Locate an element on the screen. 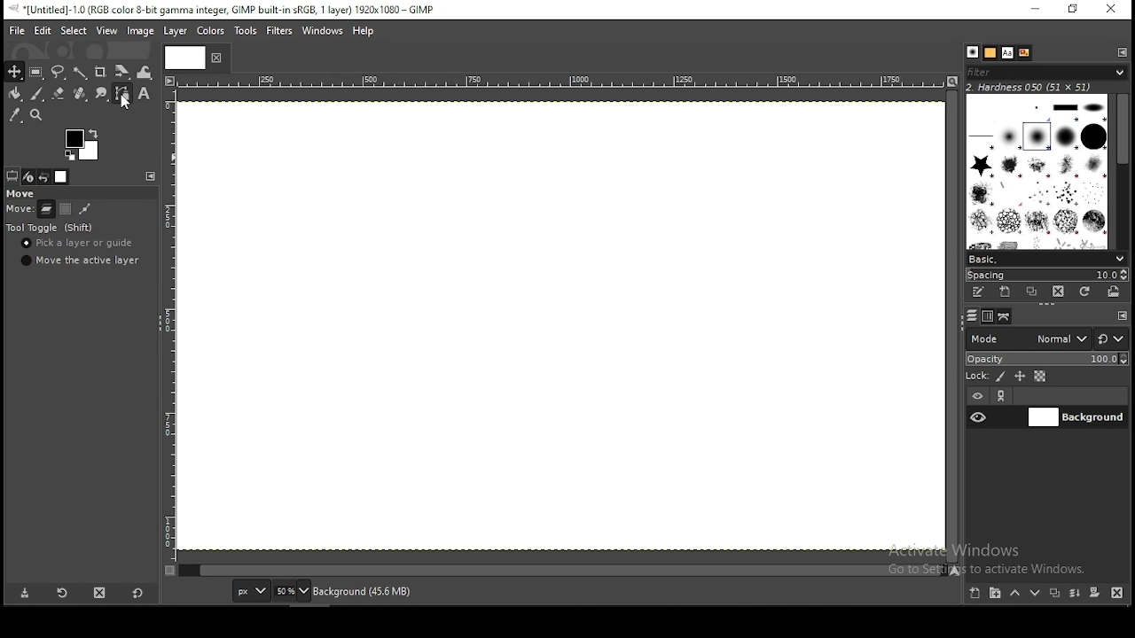  smudge tool is located at coordinates (102, 94).